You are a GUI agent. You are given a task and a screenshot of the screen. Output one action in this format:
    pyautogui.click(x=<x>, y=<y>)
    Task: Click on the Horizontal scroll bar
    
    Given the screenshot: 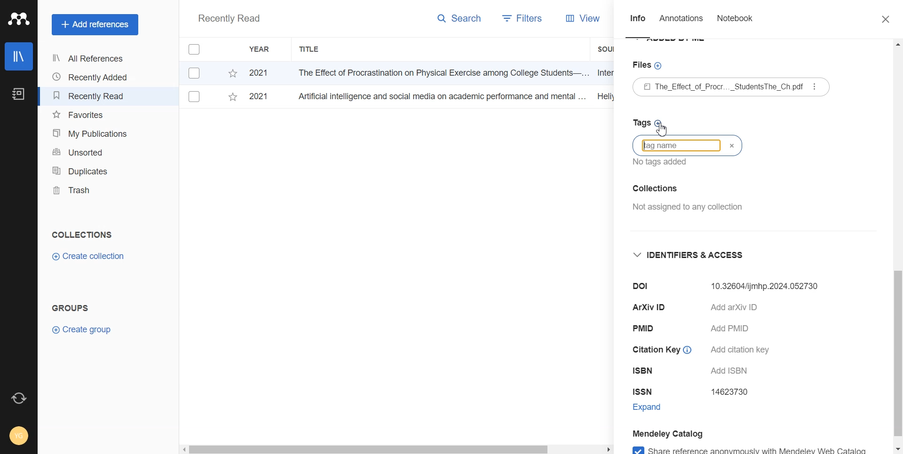 What is the action you would take?
    pyautogui.click(x=396, y=448)
    